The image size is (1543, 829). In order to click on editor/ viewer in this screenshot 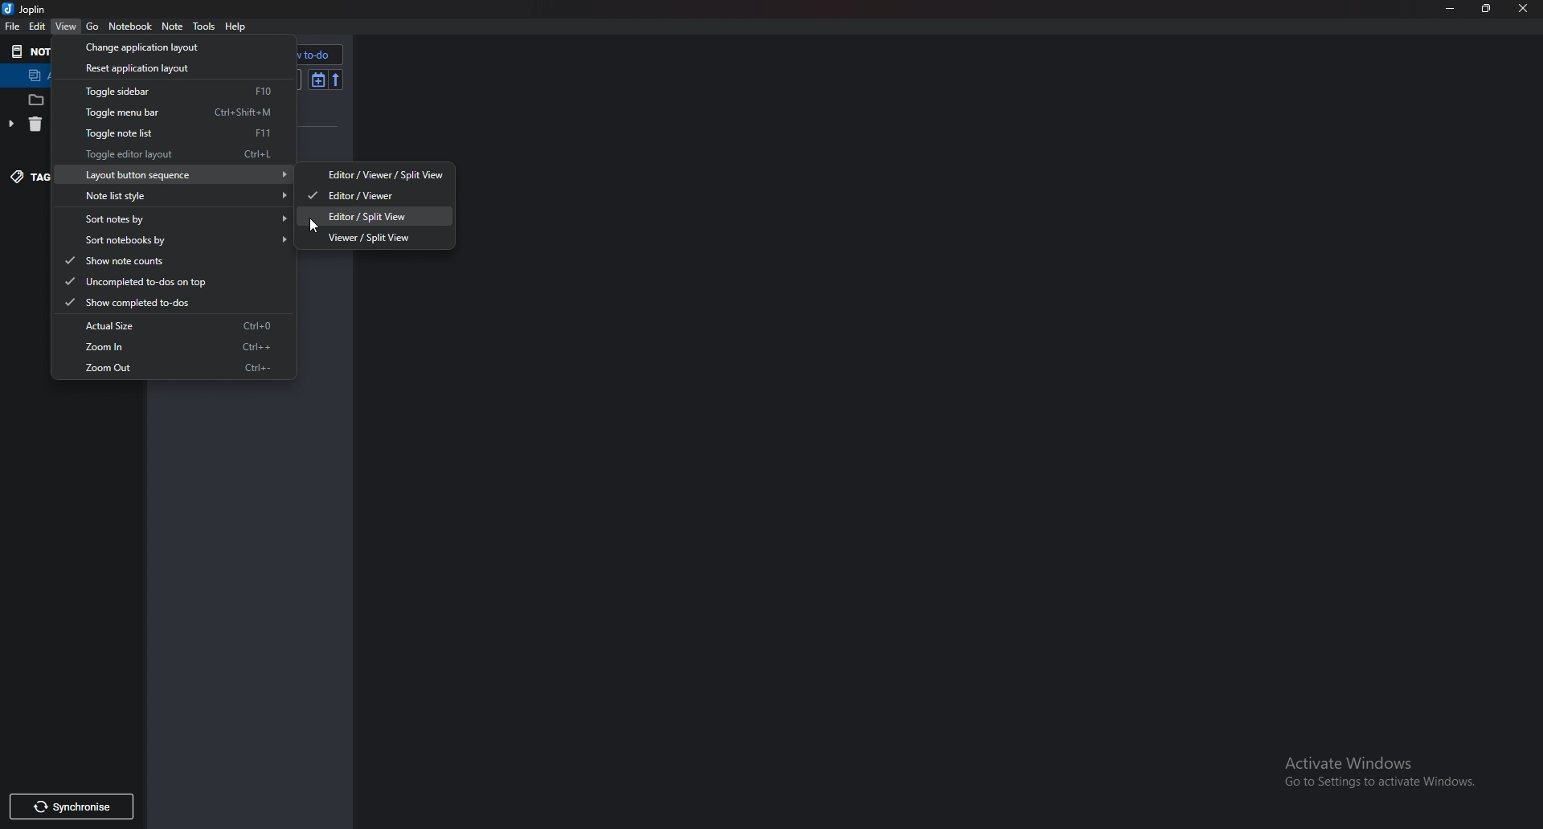, I will do `click(374, 195)`.